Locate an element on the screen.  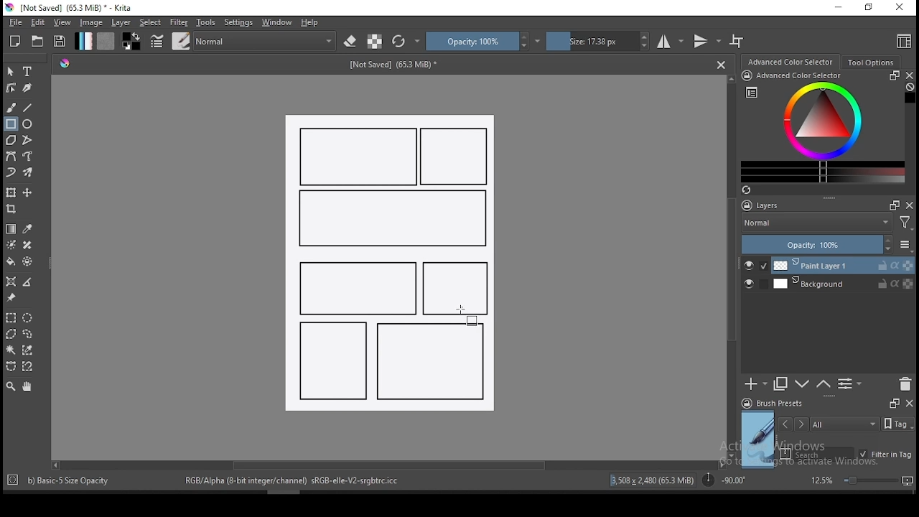
pan tool is located at coordinates (26, 387).